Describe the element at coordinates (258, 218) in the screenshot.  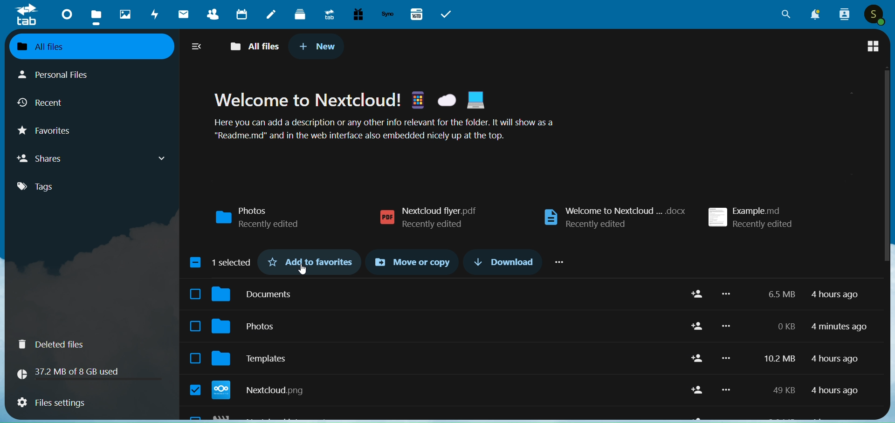
I see `Photos Recently edited` at that location.